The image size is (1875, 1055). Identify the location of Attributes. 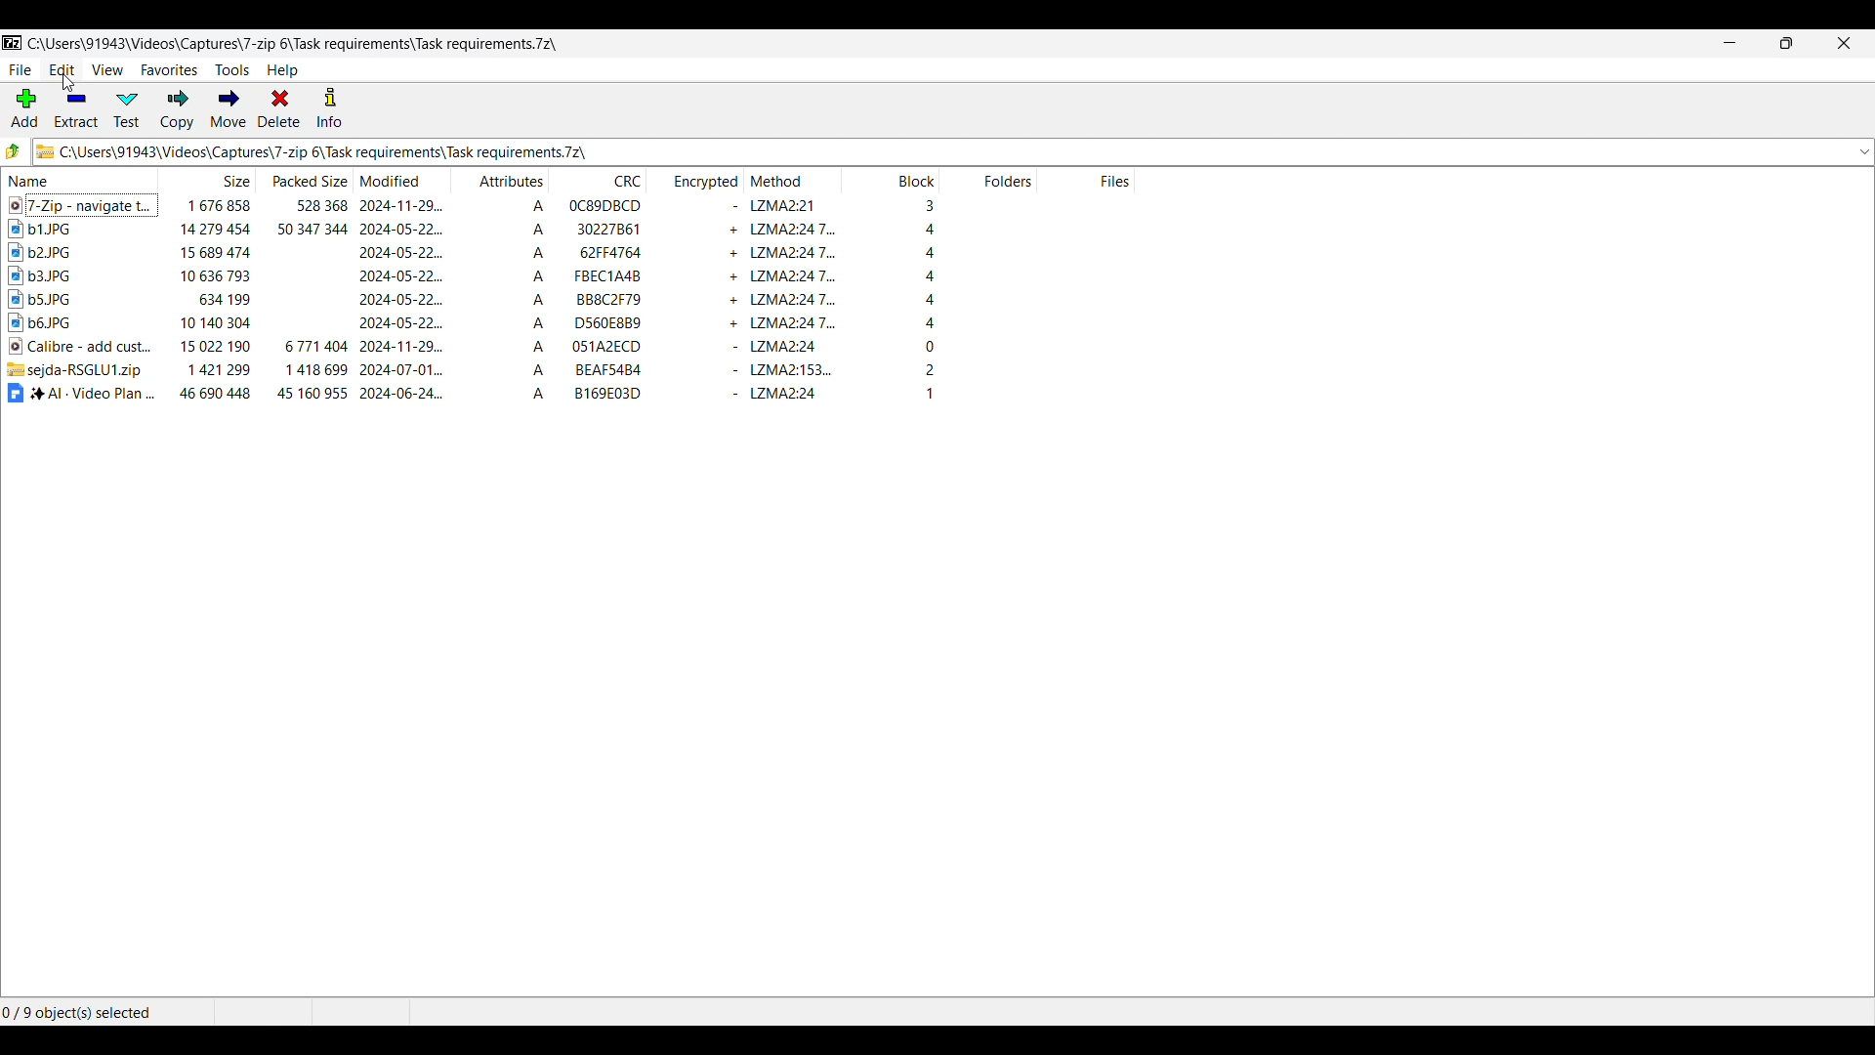
(500, 302).